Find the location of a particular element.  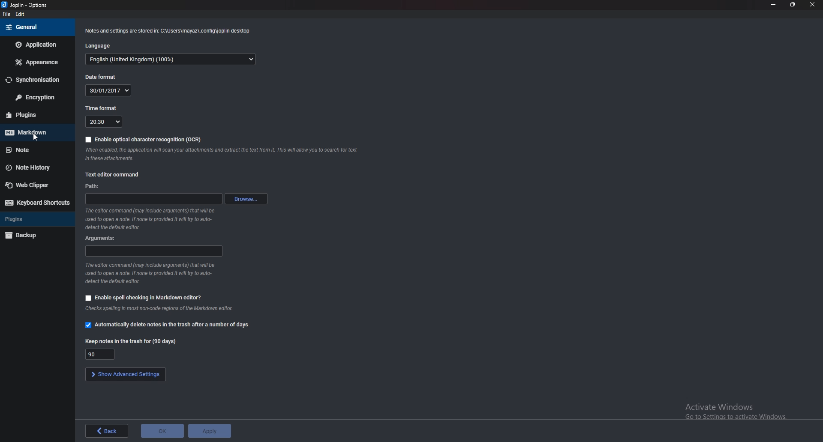

30/01/2017(date) is located at coordinates (111, 91).